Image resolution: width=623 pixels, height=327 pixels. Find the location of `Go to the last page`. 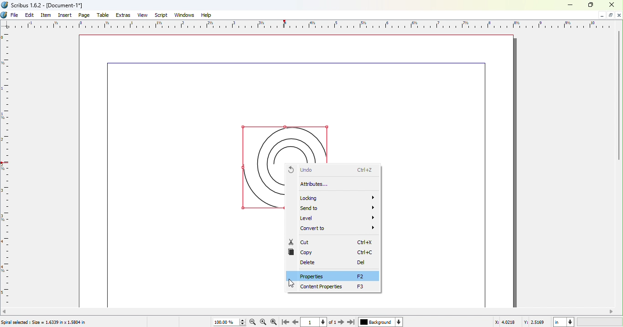

Go to the last page is located at coordinates (351, 322).